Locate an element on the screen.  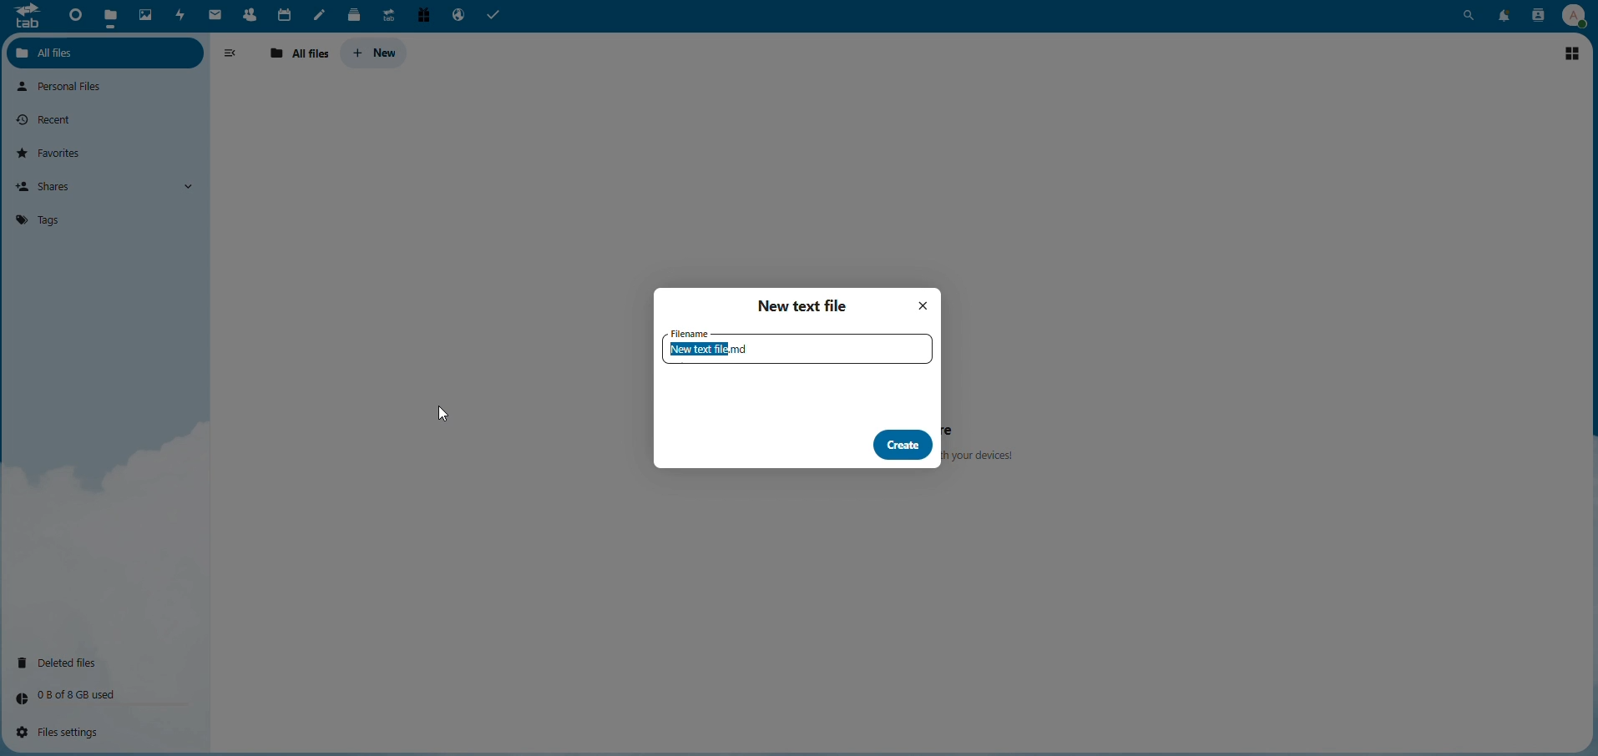
New Text File is located at coordinates (807, 305).